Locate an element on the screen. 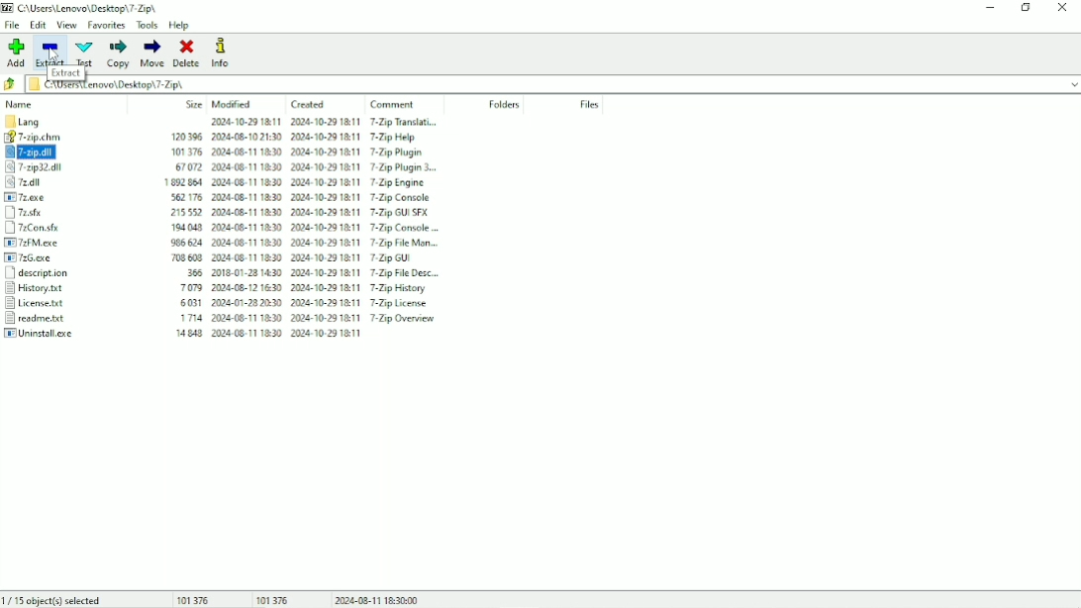  Back is located at coordinates (11, 84).